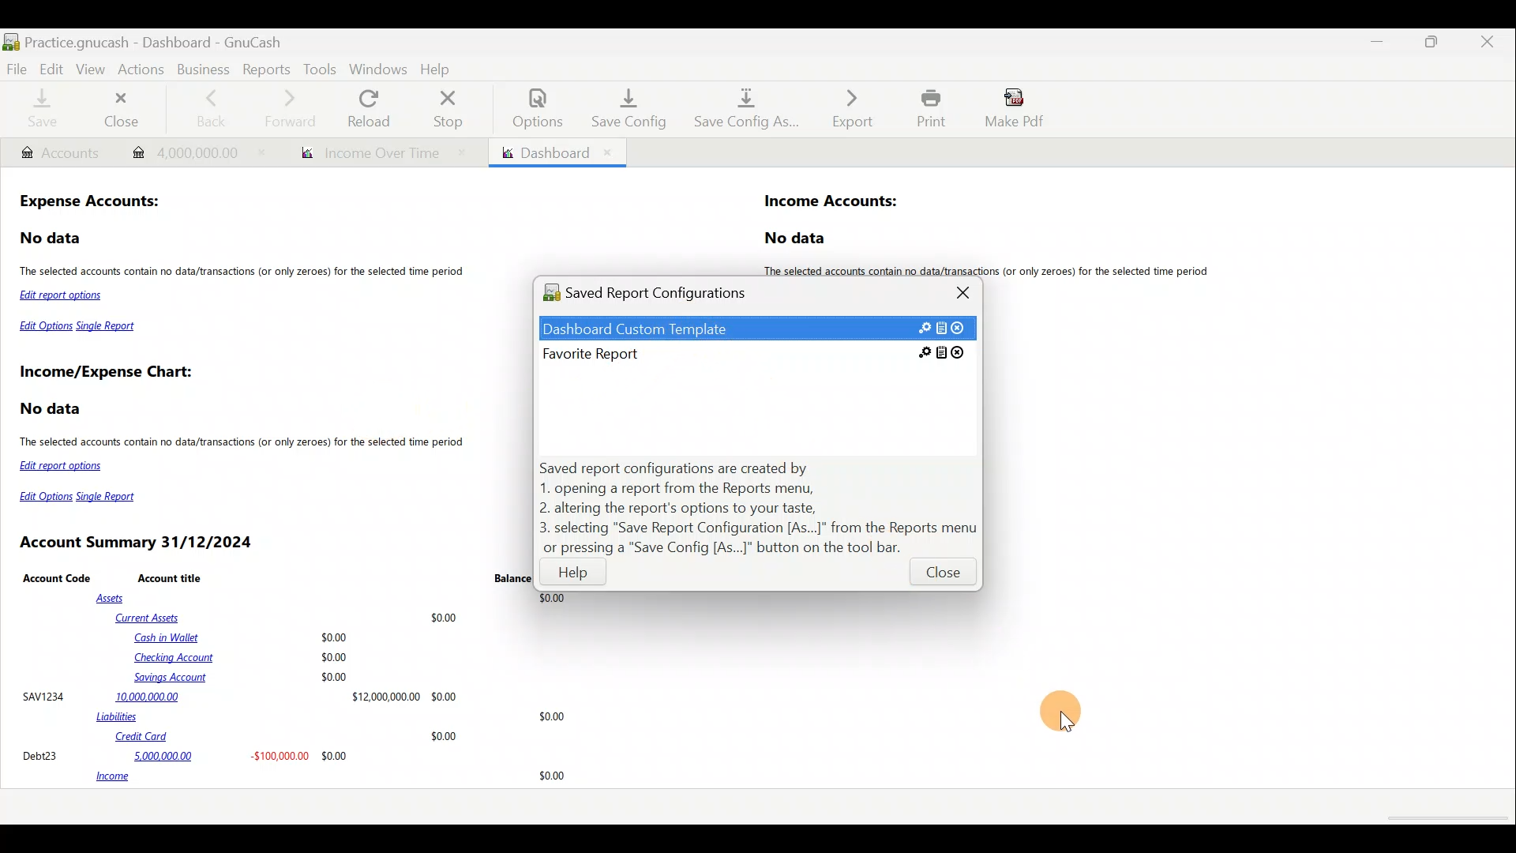 The width and height of the screenshot is (1516, 853). I want to click on Transaction, so click(191, 151).